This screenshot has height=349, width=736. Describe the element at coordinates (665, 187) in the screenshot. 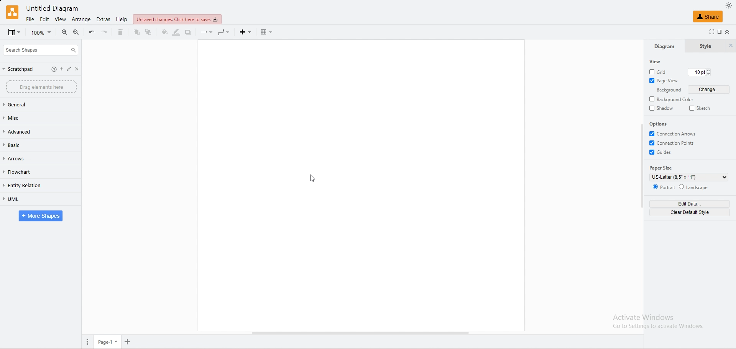

I see `portrait` at that location.